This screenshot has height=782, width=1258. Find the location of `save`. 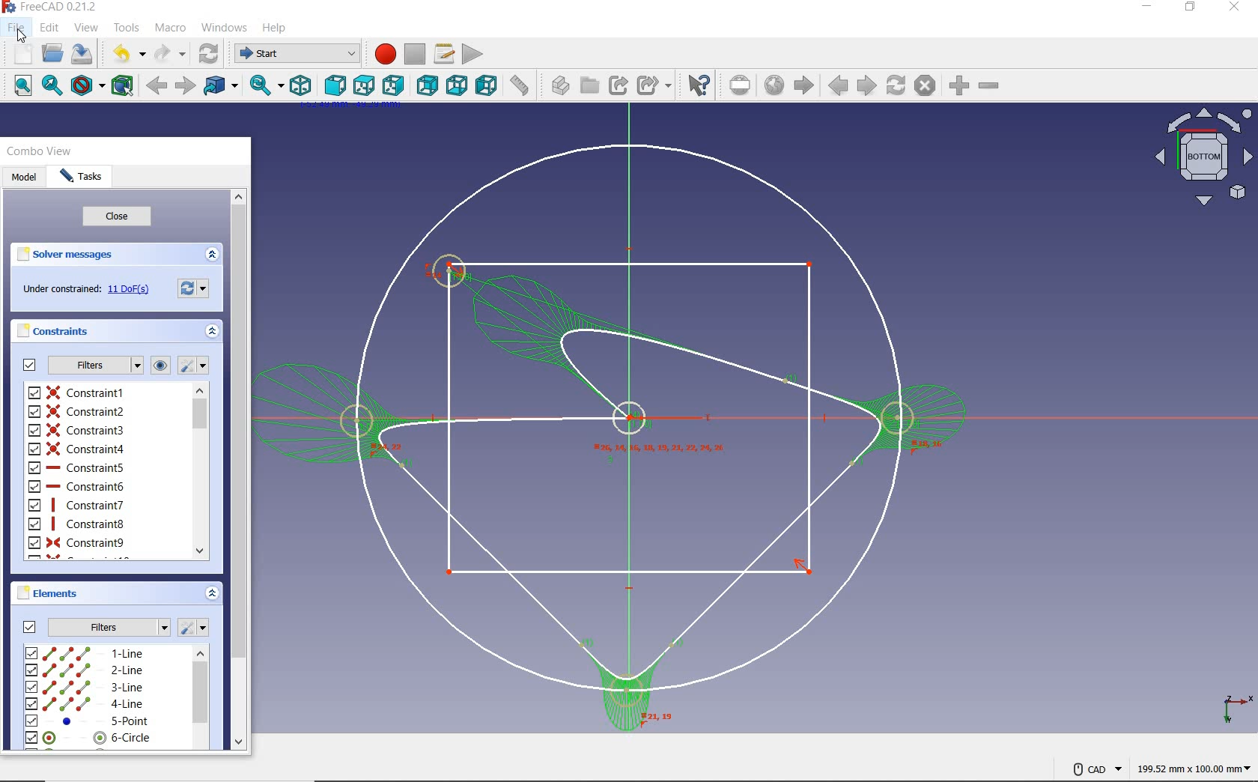

save is located at coordinates (84, 55).